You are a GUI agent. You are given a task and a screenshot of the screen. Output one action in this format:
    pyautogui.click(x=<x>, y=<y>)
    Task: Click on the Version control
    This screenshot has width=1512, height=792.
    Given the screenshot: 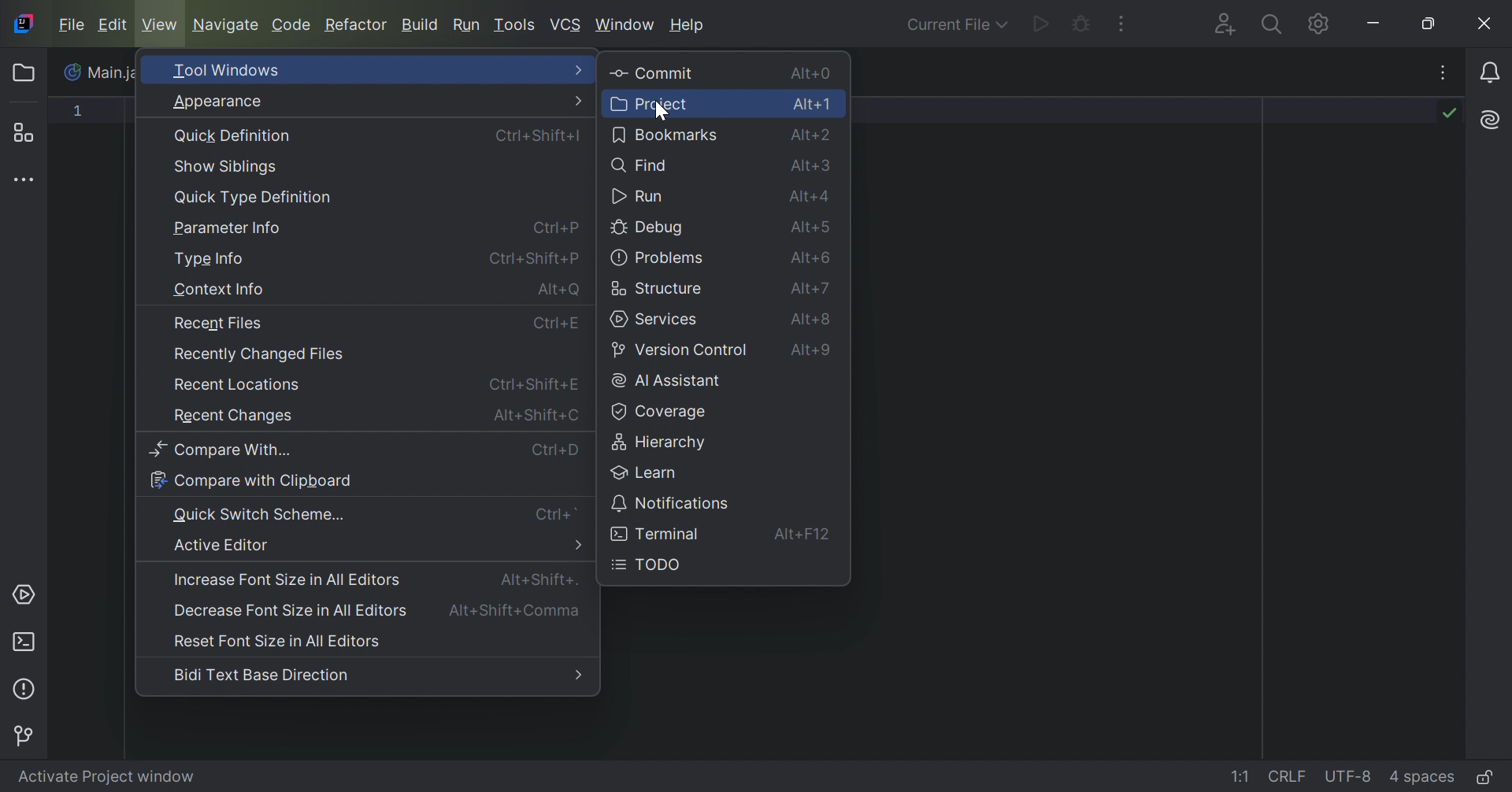 What is the action you would take?
    pyautogui.click(x=28, y=734)
    